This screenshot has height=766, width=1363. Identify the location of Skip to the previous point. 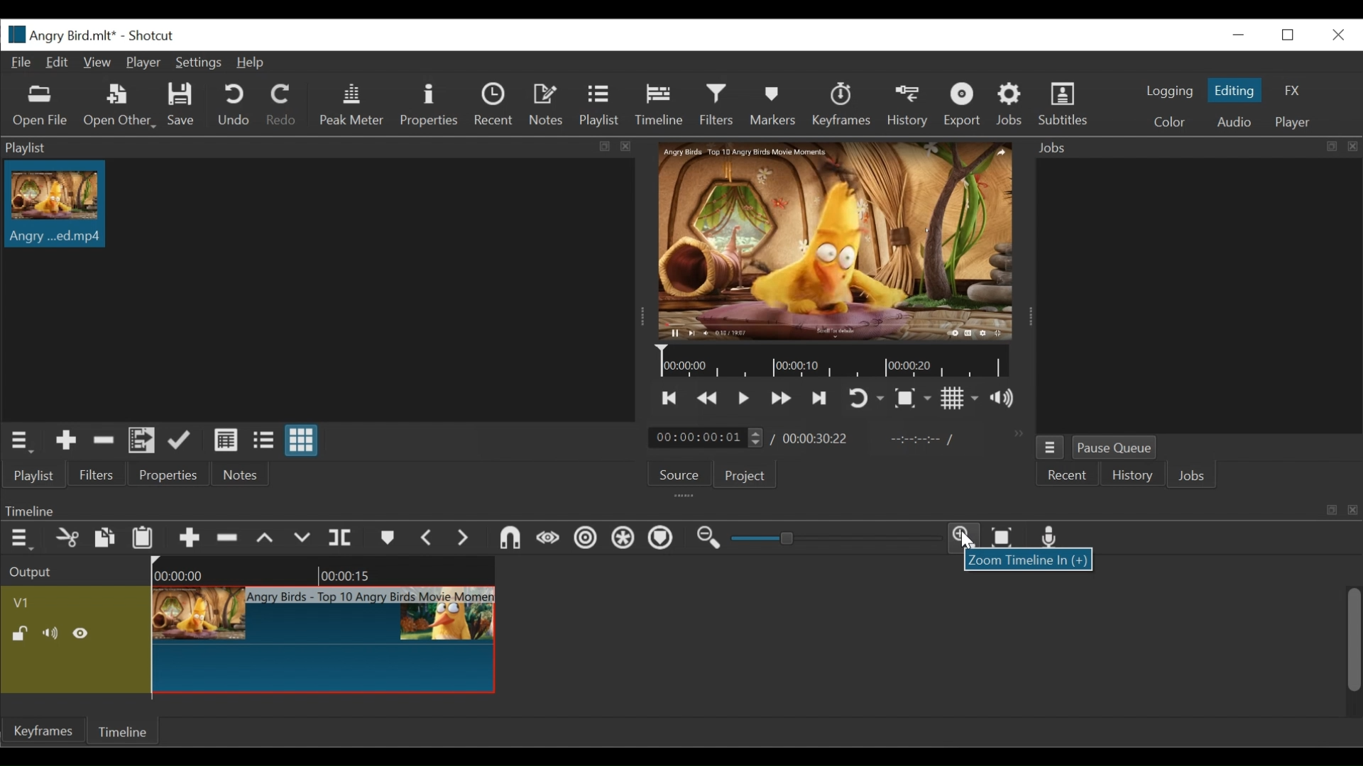
(671, 399).